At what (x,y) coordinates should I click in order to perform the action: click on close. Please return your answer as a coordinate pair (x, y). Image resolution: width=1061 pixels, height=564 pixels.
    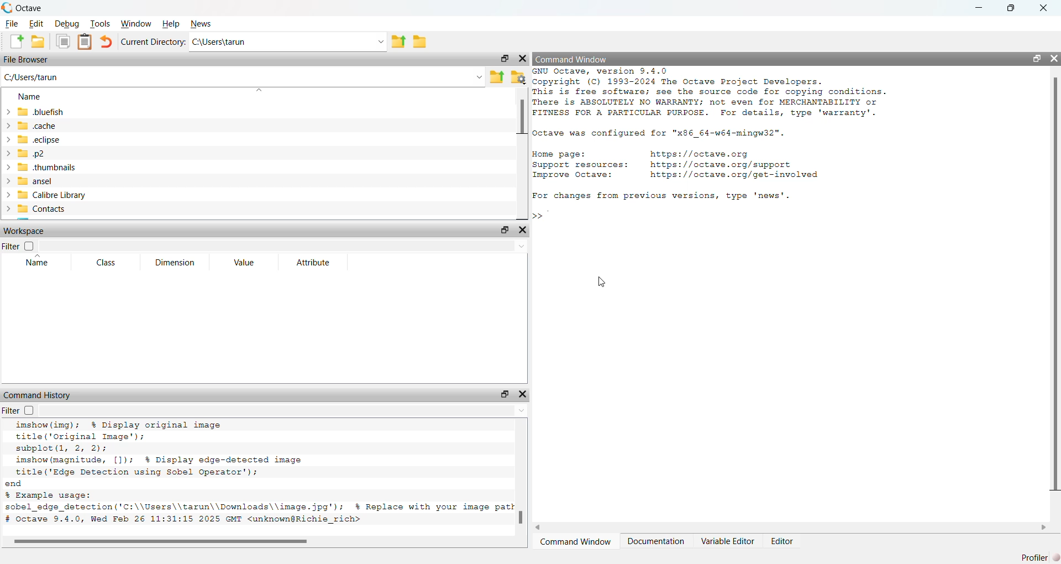
    Looking at the image, I should click on (1054, 58).